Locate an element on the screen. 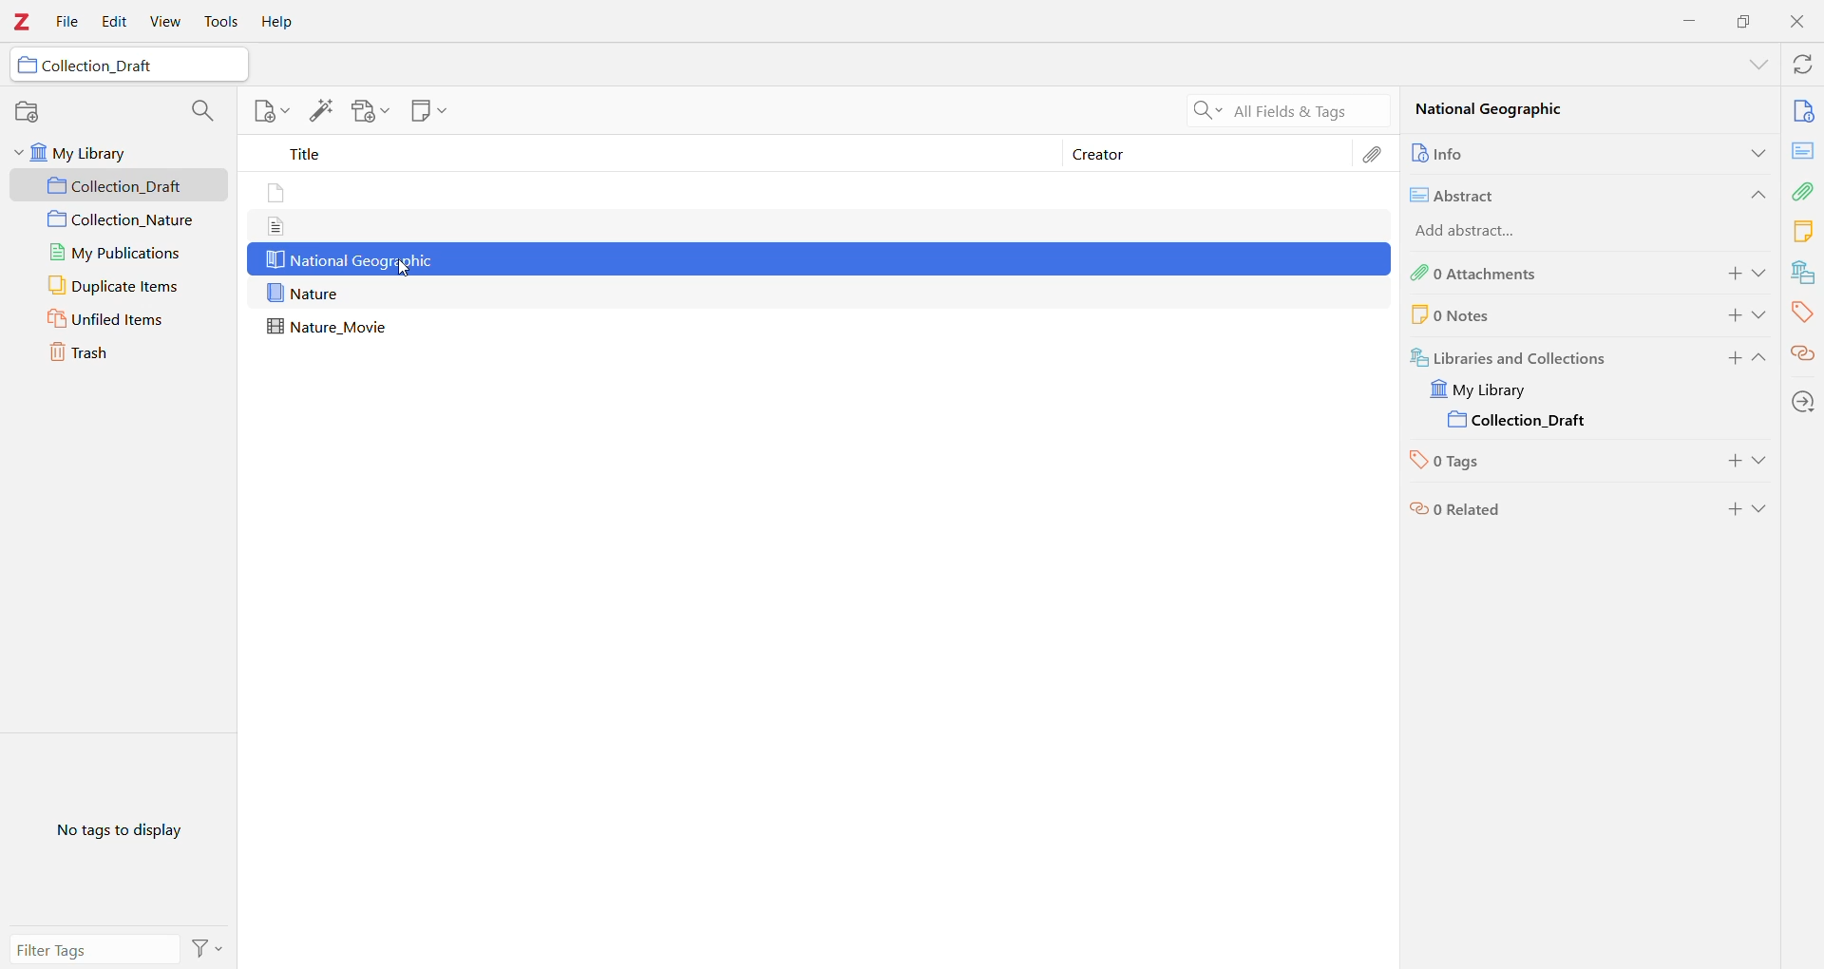 The width and height of the screenshot is (1824, 969). Trash is located at coordinates (120, 354).